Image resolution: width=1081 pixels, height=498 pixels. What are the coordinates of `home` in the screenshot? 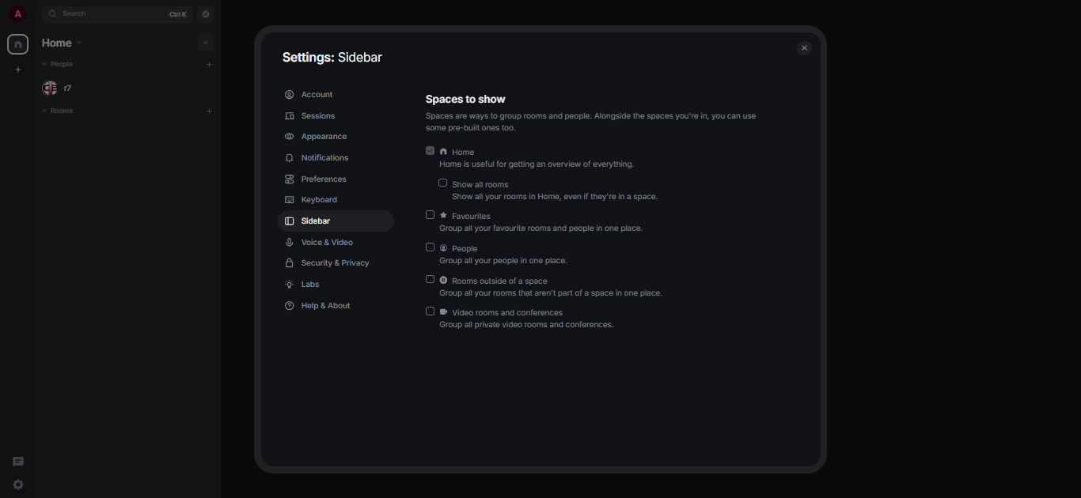 It's located at (61, 43).